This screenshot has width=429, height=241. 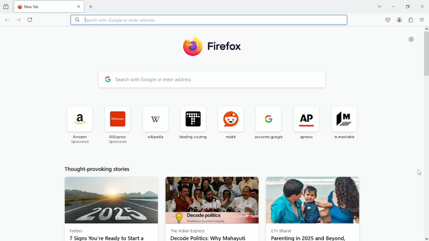 I want to click on Close, so click(x=422, y=6).